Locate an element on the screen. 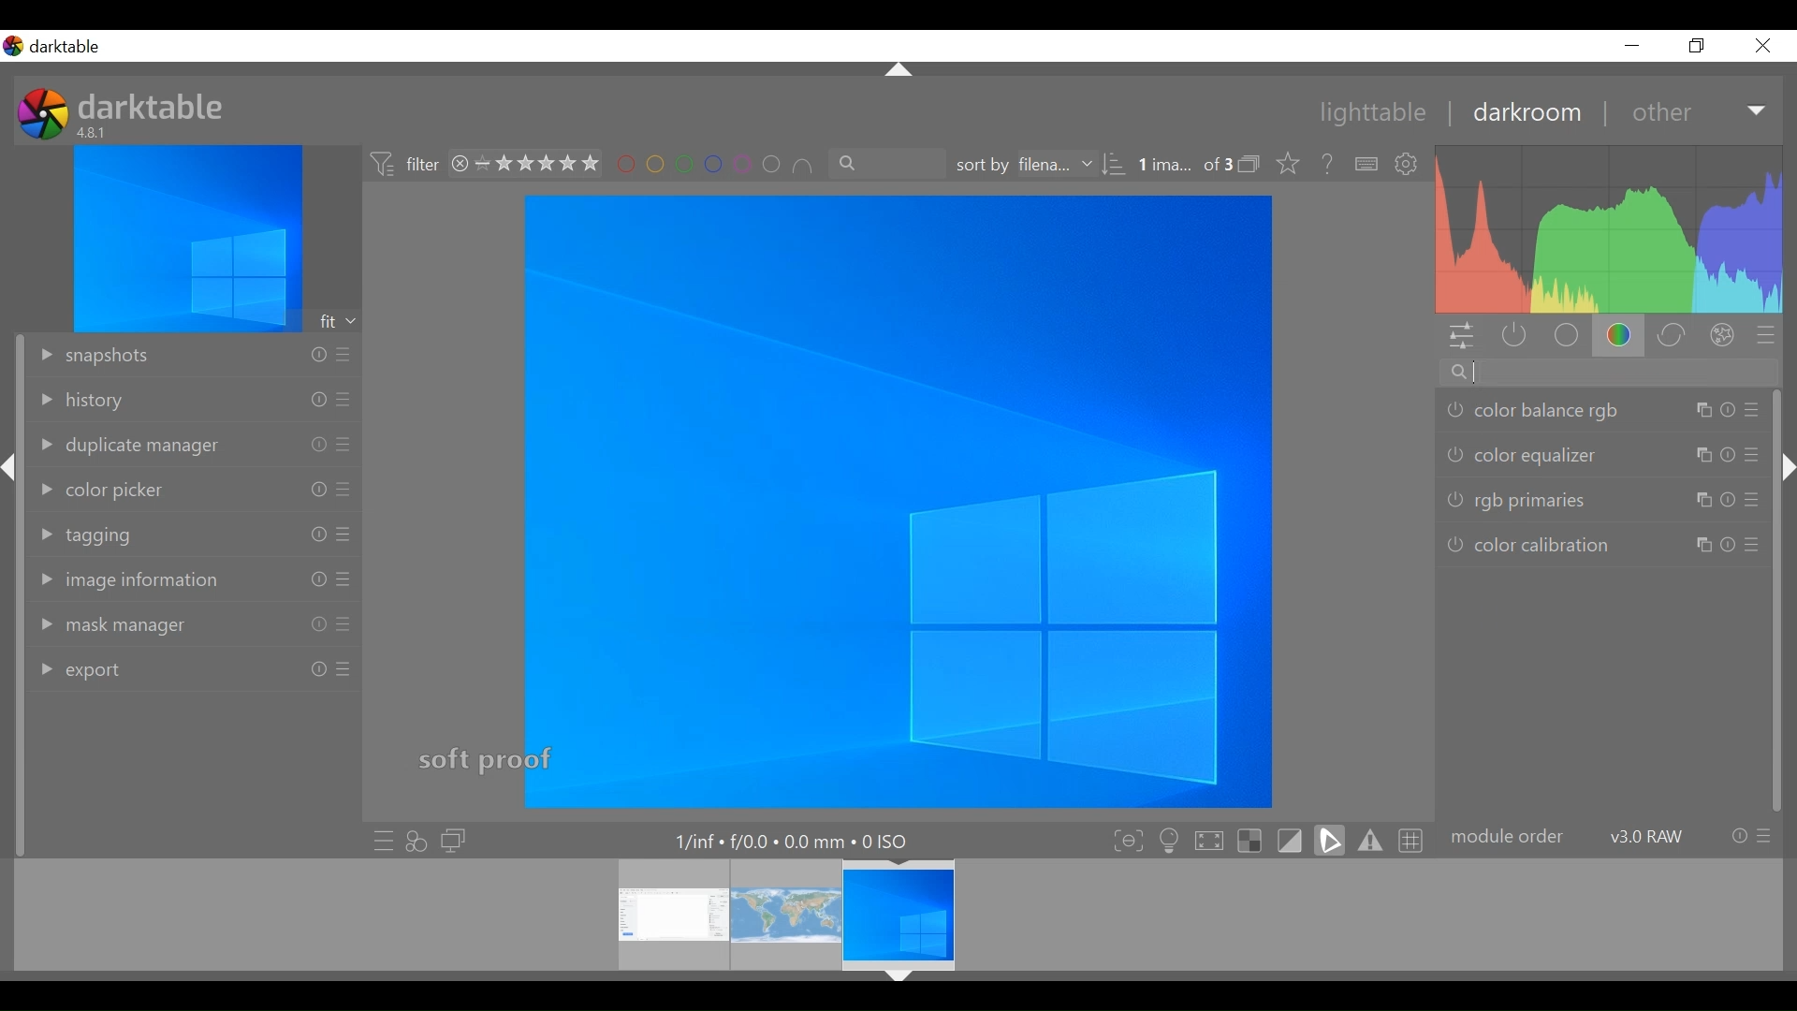 This screenshot has height=1011, width=1797. info is located at coordinates (1729, 546).